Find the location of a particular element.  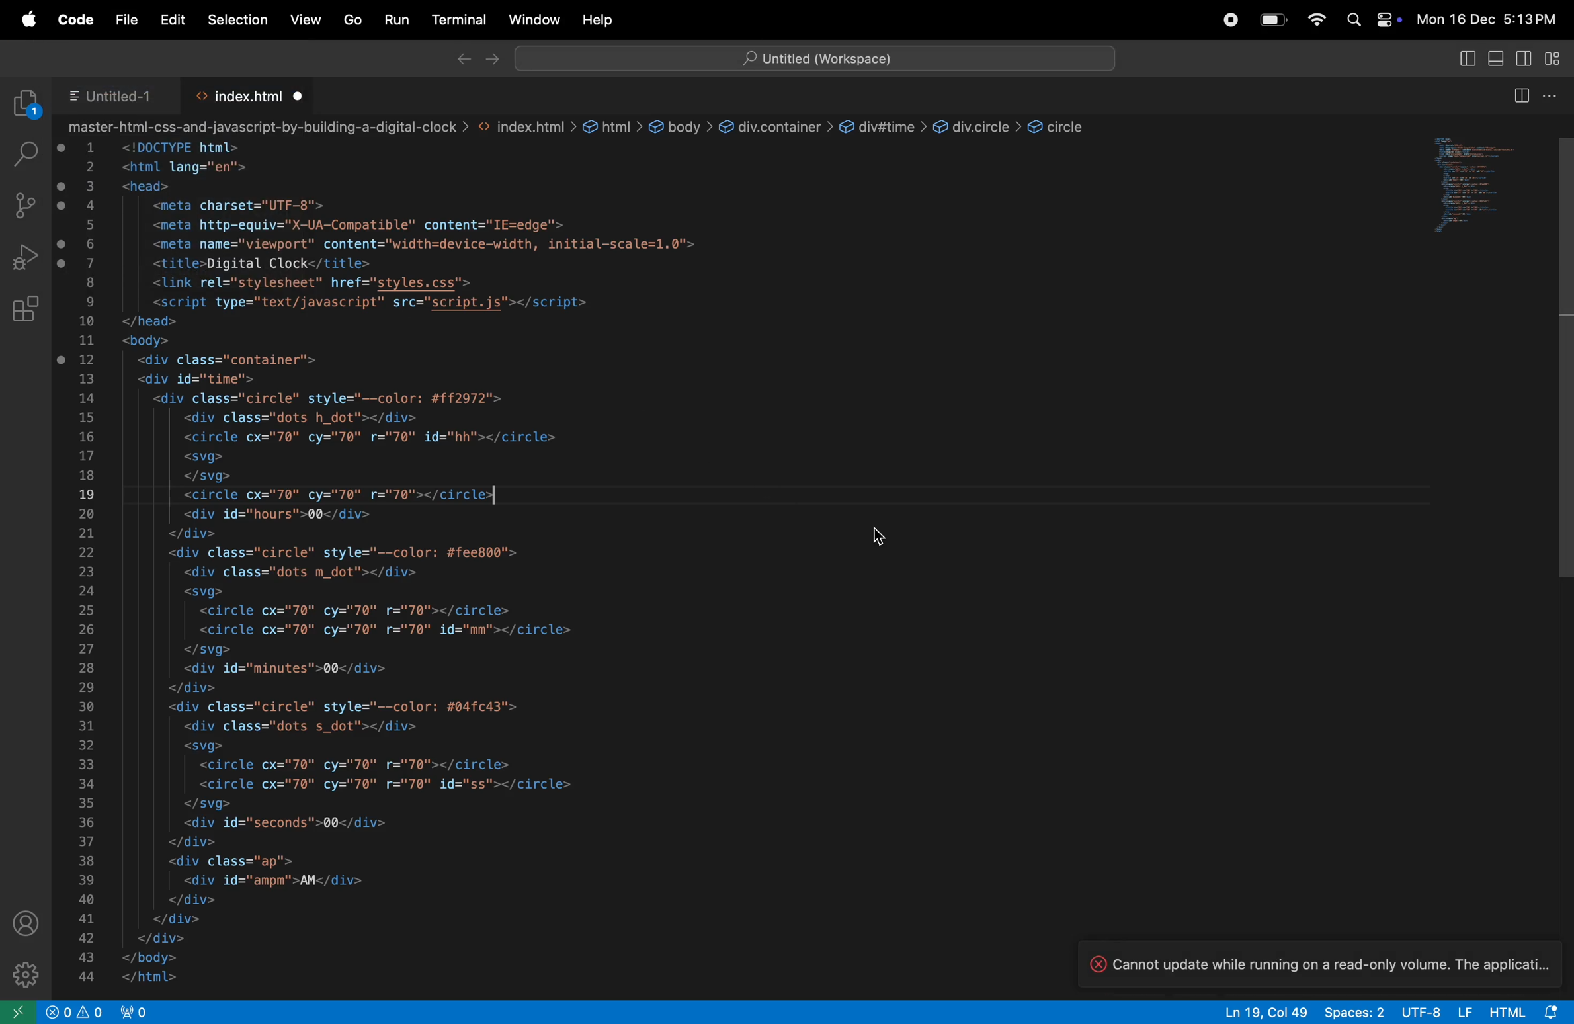

apple menu is located at coordinates (25, 22).